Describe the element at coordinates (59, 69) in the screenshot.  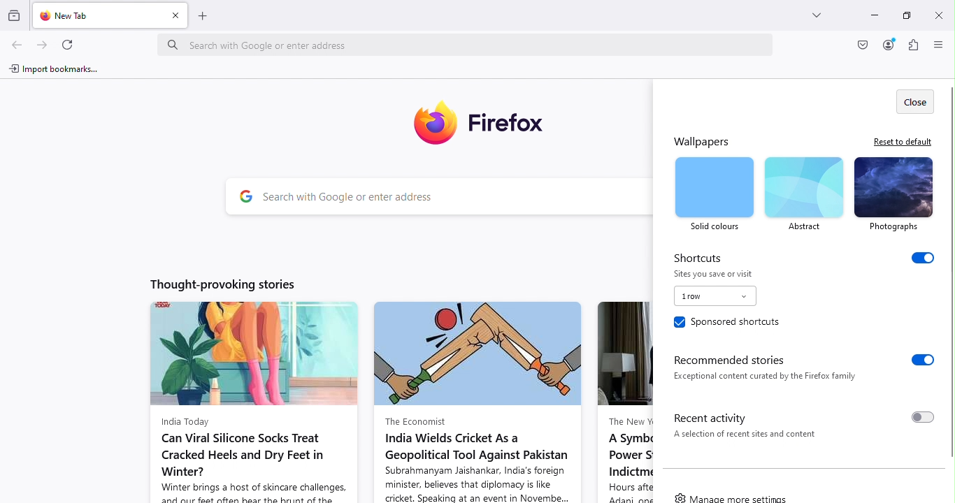
I see `Import bookmarks` at that location.